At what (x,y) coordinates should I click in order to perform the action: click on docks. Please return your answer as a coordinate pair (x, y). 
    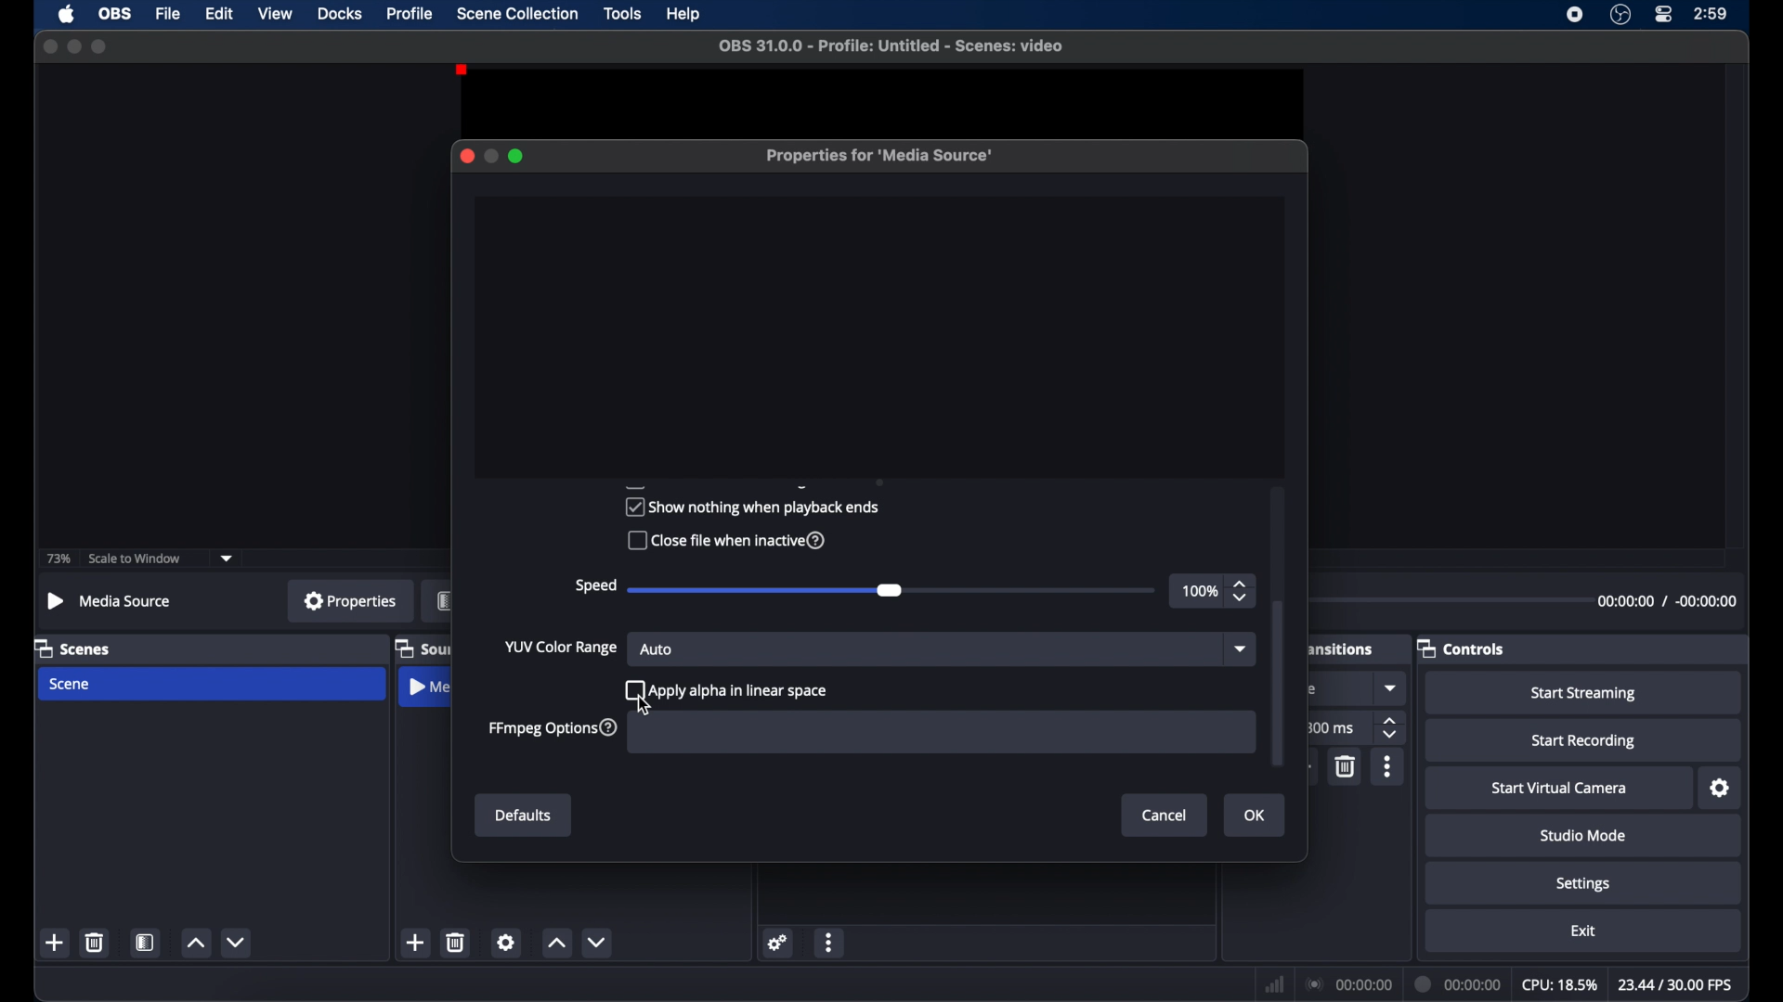
    Looking at the image, I should click on (341, 15).